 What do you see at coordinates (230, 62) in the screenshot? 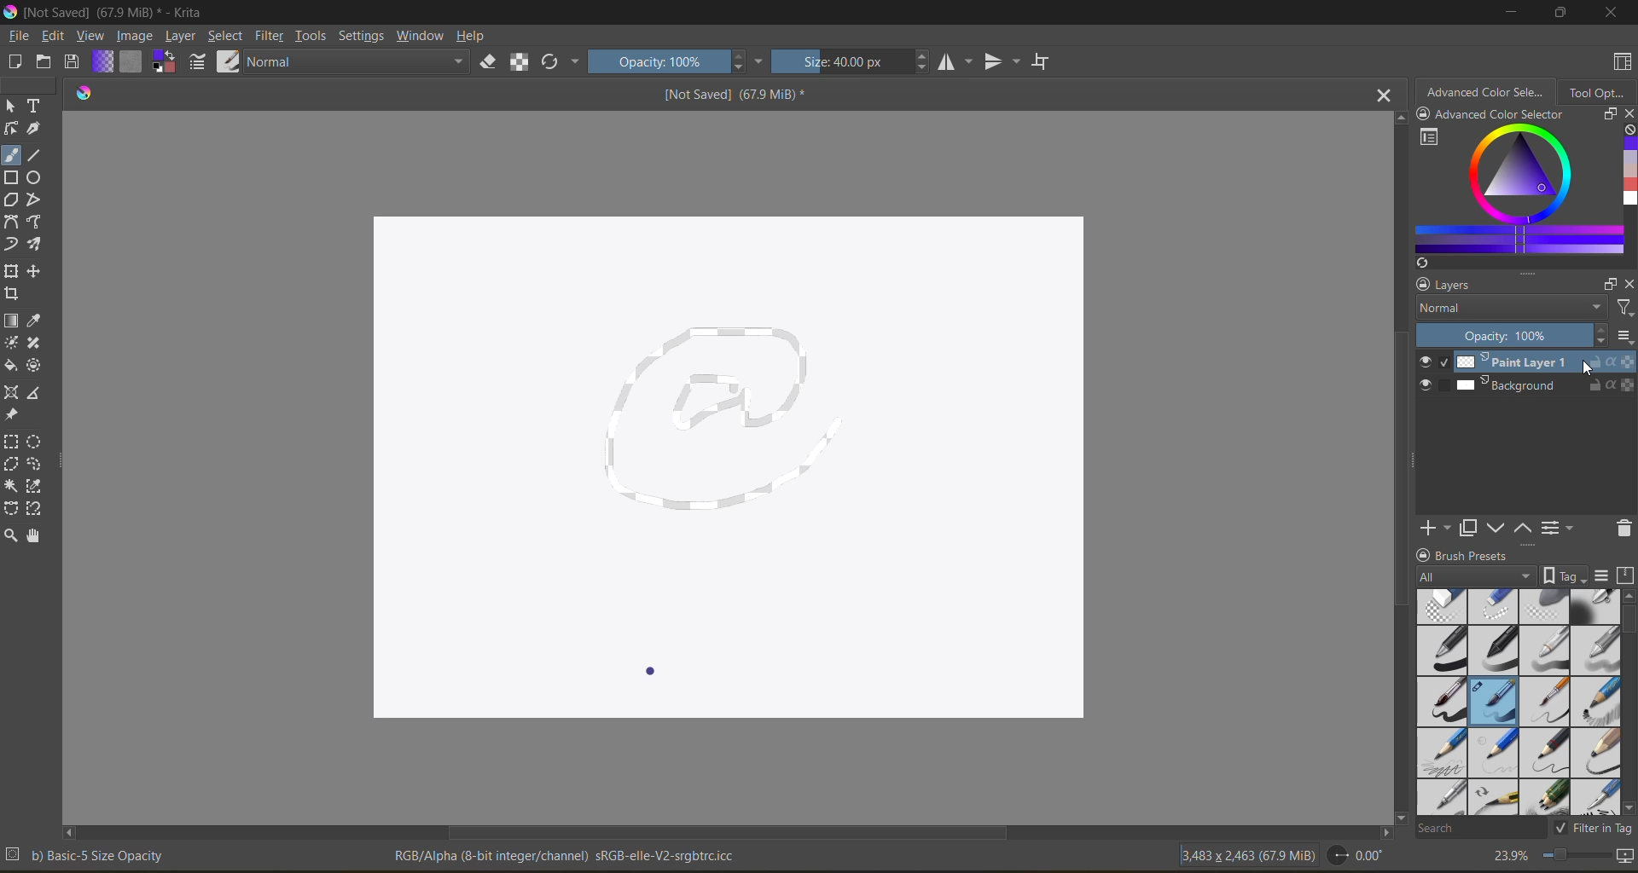
I see `choose brush preset` at bounding box center [230, 62].